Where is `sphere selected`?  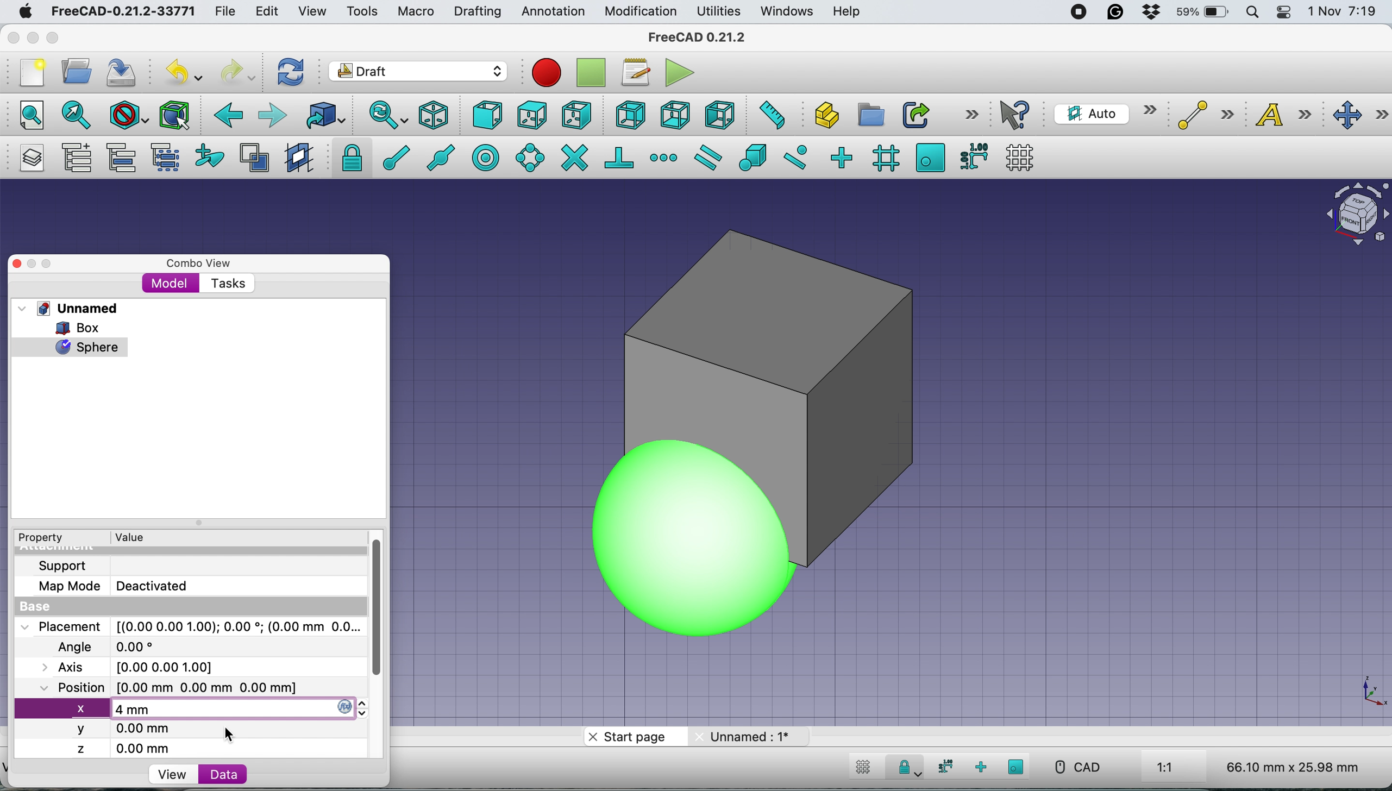
sphere selected is located at coordinates (70, 344).